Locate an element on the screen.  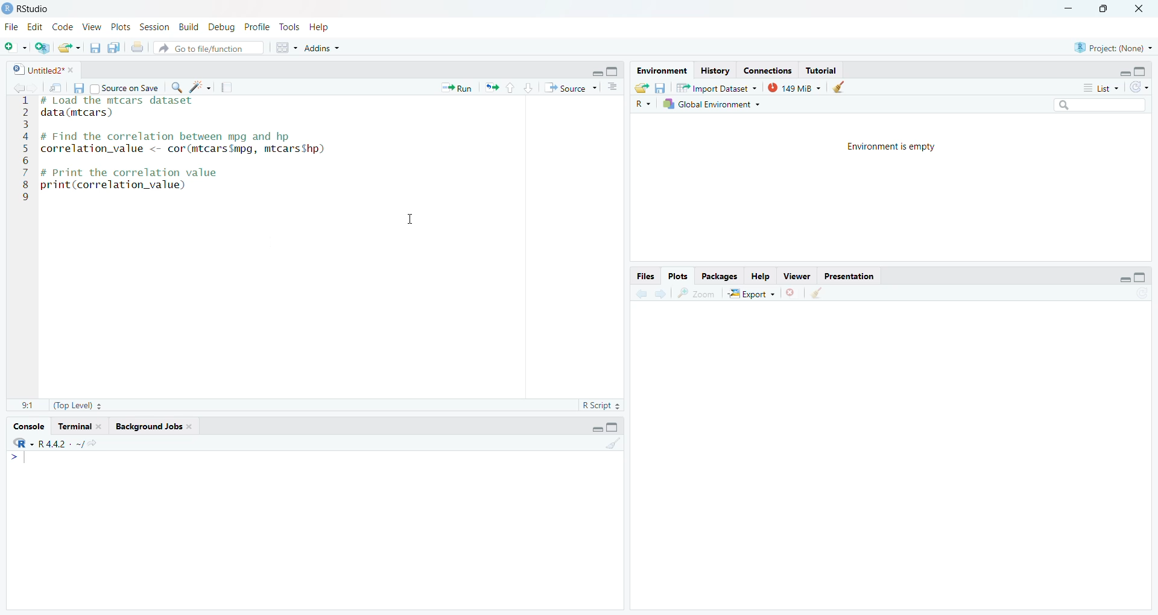
Console is located at coordinates (27, 427).